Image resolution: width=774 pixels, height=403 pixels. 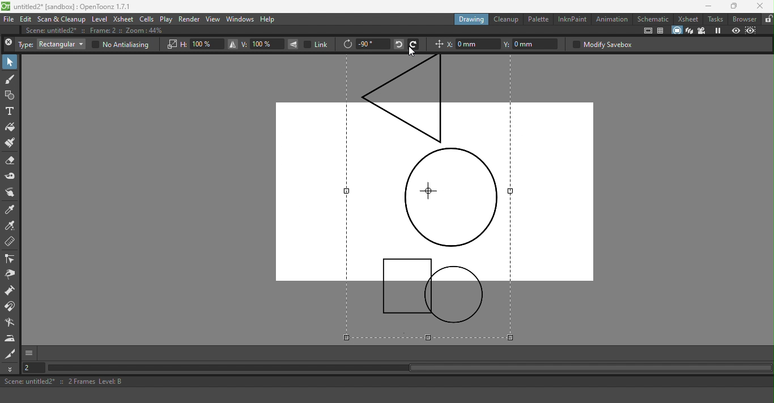 I want to click on Type, so click(x=25, y=45).